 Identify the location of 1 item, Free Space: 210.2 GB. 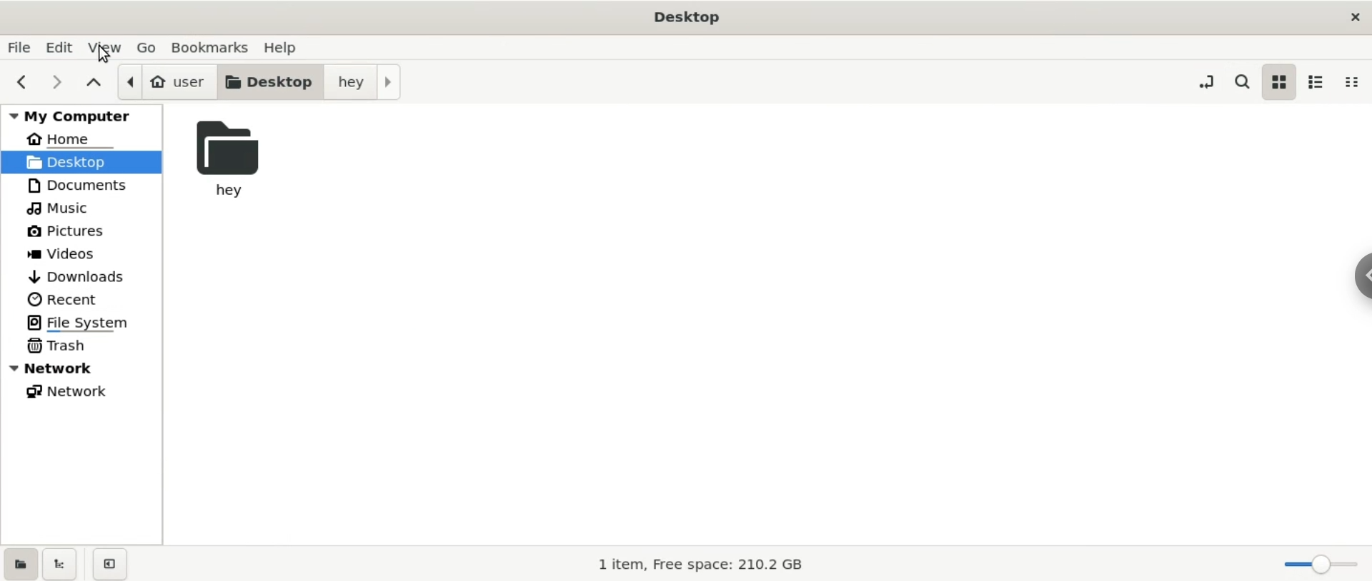
(717, 562).